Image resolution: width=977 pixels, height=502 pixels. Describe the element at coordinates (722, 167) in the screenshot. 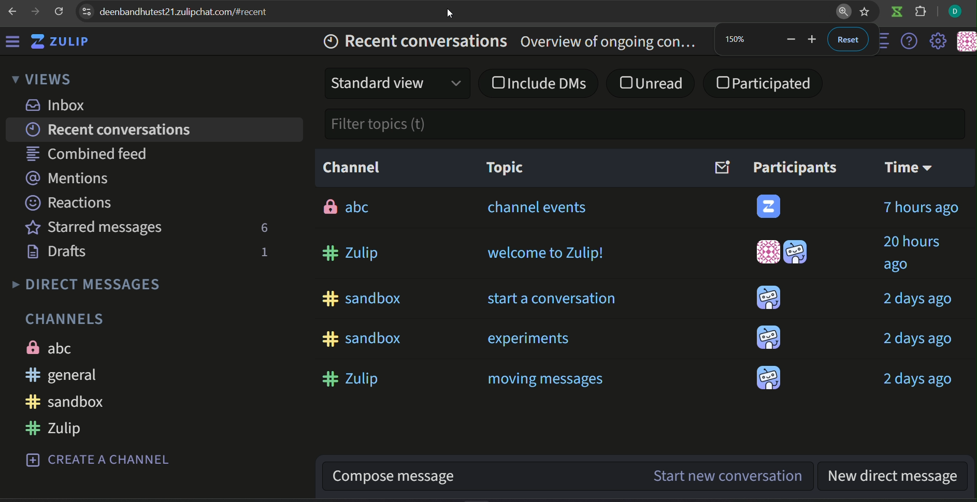

I see `email` at that location.